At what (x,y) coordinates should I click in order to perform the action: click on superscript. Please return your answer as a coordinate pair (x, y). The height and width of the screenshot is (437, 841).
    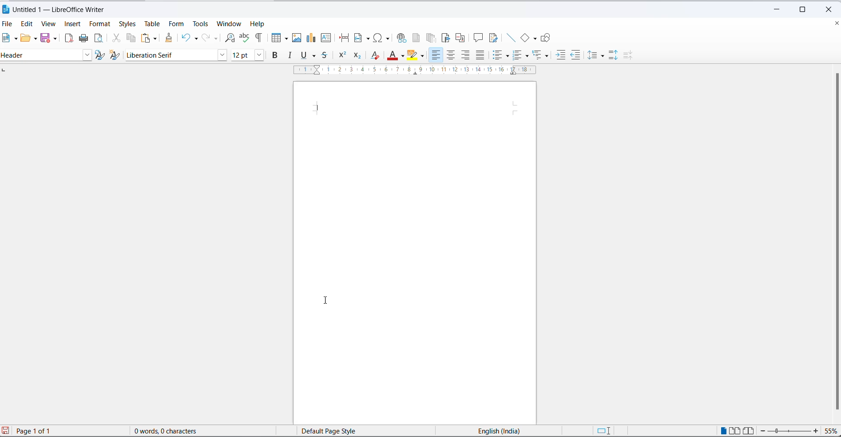
    Looking at the image, I should click on (342, 55).